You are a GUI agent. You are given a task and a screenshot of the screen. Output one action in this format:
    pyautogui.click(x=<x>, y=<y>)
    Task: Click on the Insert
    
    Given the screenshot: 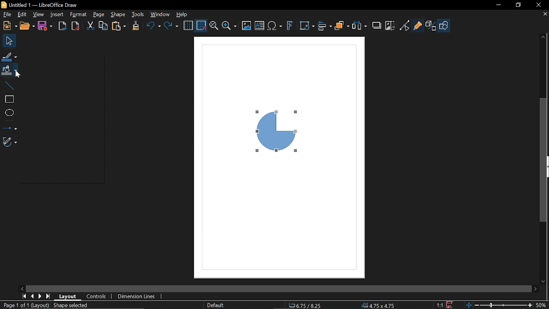 What is the action you would take?
    pyautogui.click(x=57, y=14)
    